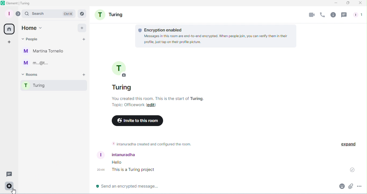 The image size is (367, 194). What do you see at coordinates (344, 15) in the screenshot?
I see `Threads` at bounding box center [344, 15].